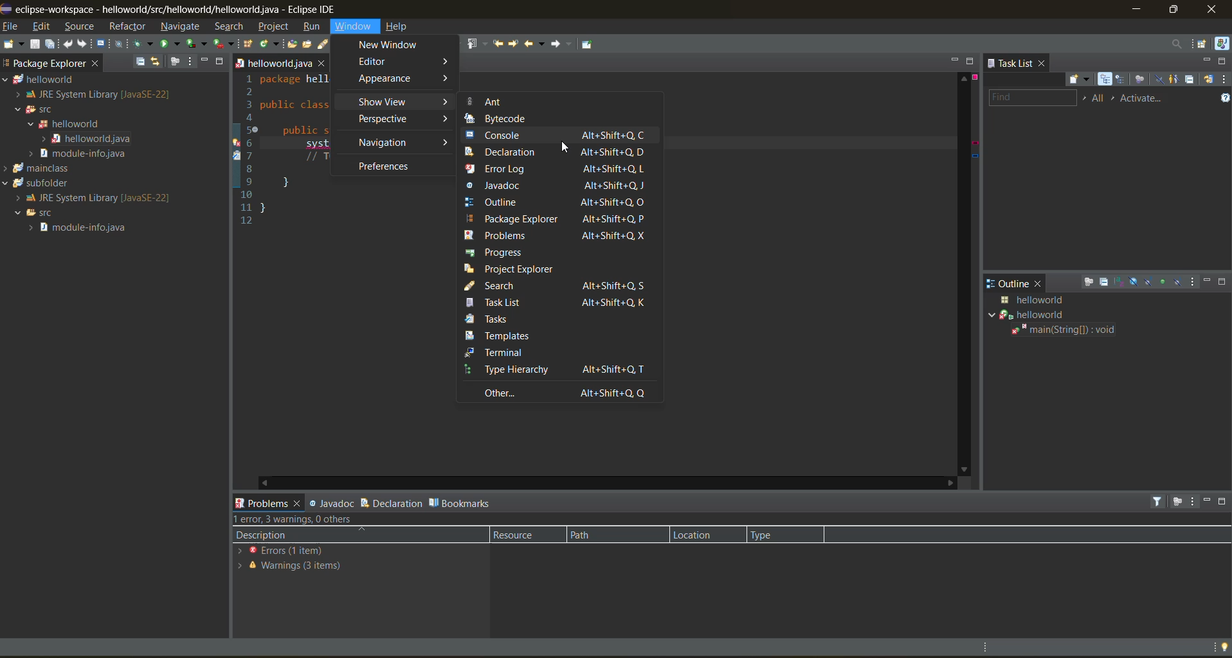 This screenshot has width=1232, height=658. What do you see at coordinates (1193, 501) in the screenshot?
I see `view menu` at bounding box center [1193, 501].